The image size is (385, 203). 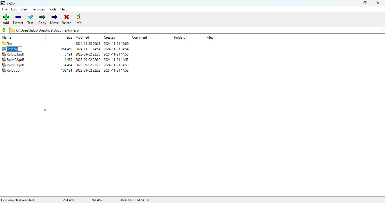 I want to click on dropdown, so click(x=382, y=30).